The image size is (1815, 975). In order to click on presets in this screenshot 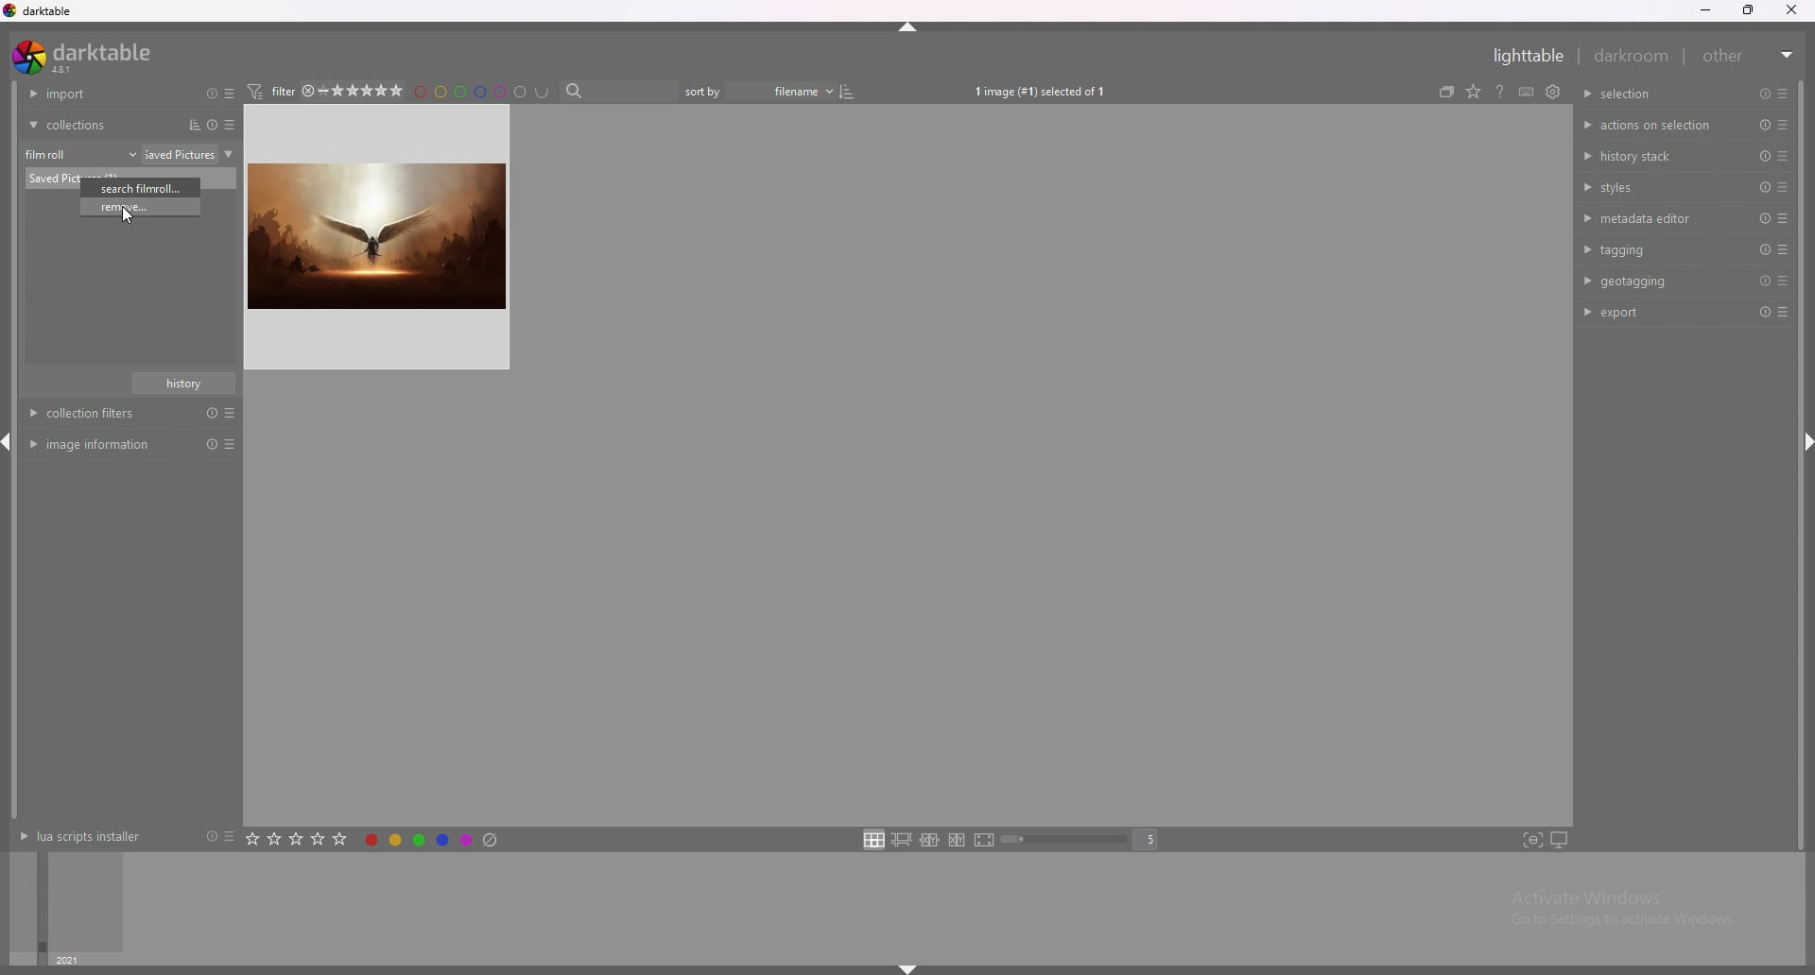, I will do `click(1780, 94)`.